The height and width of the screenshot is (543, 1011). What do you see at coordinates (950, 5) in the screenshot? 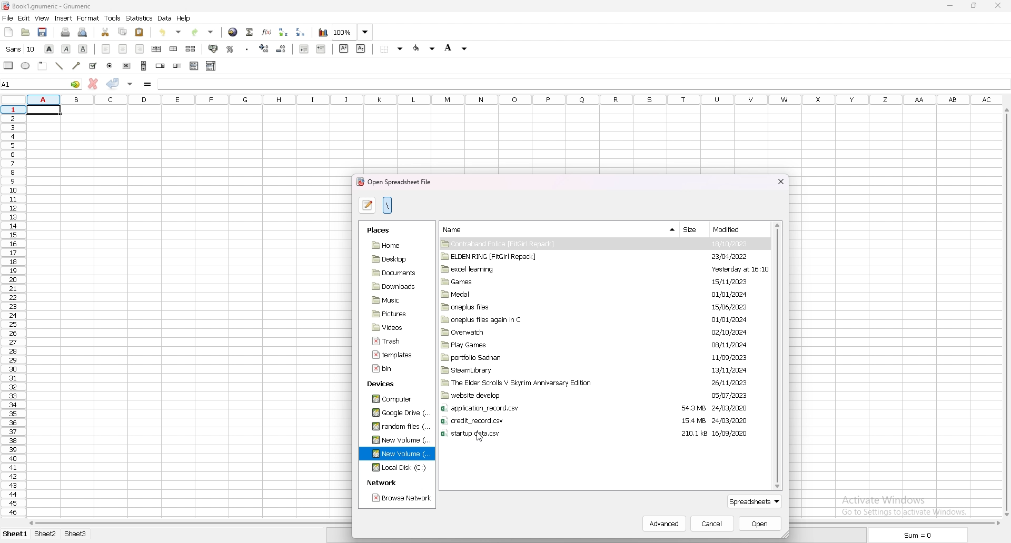
I see `minimize` at bounding box center [950, 5].